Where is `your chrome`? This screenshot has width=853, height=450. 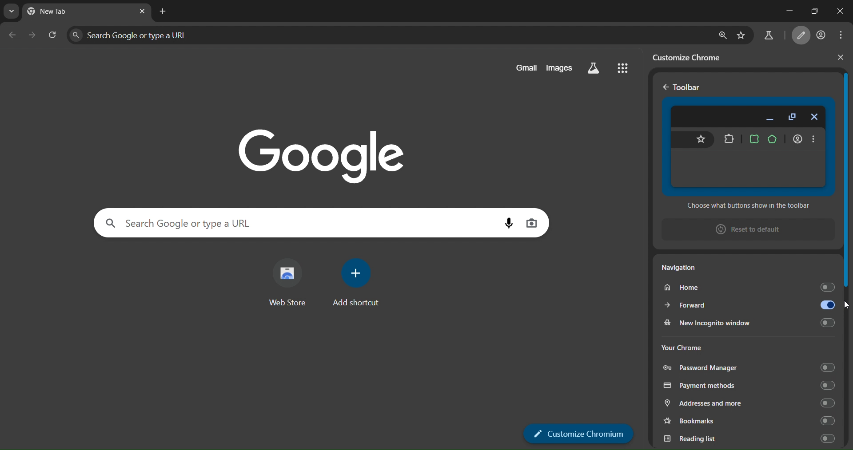 your chrome is located at coordinates (686, 346).